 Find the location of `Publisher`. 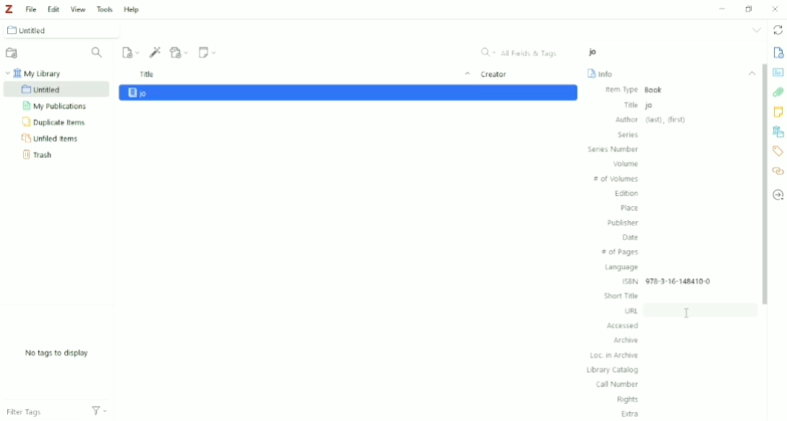

Publisher is located at coordinates (621, 223).